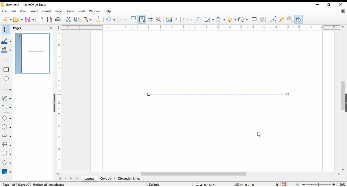 The image size is (347, 187). I want to click on default, so click(154, 184).